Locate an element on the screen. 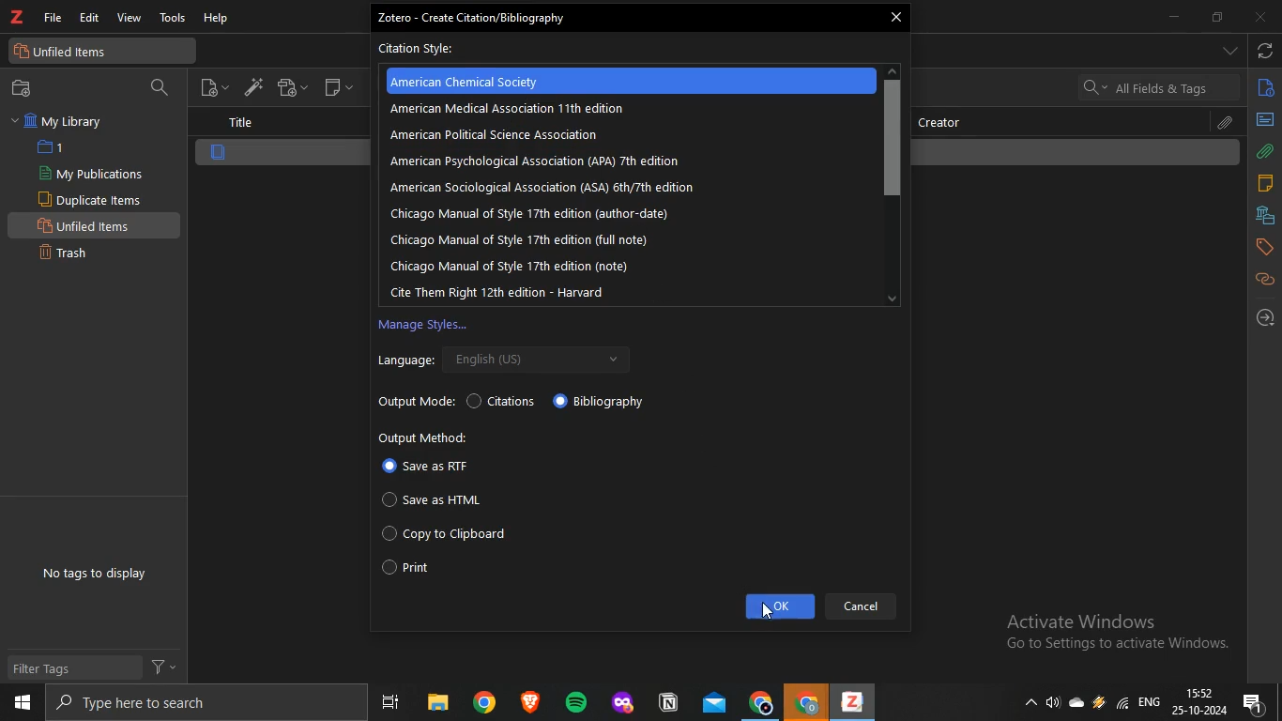 Image resolution: width=1282 pixels, height=721 pixels. chrome is located at coordinates (484, 701).